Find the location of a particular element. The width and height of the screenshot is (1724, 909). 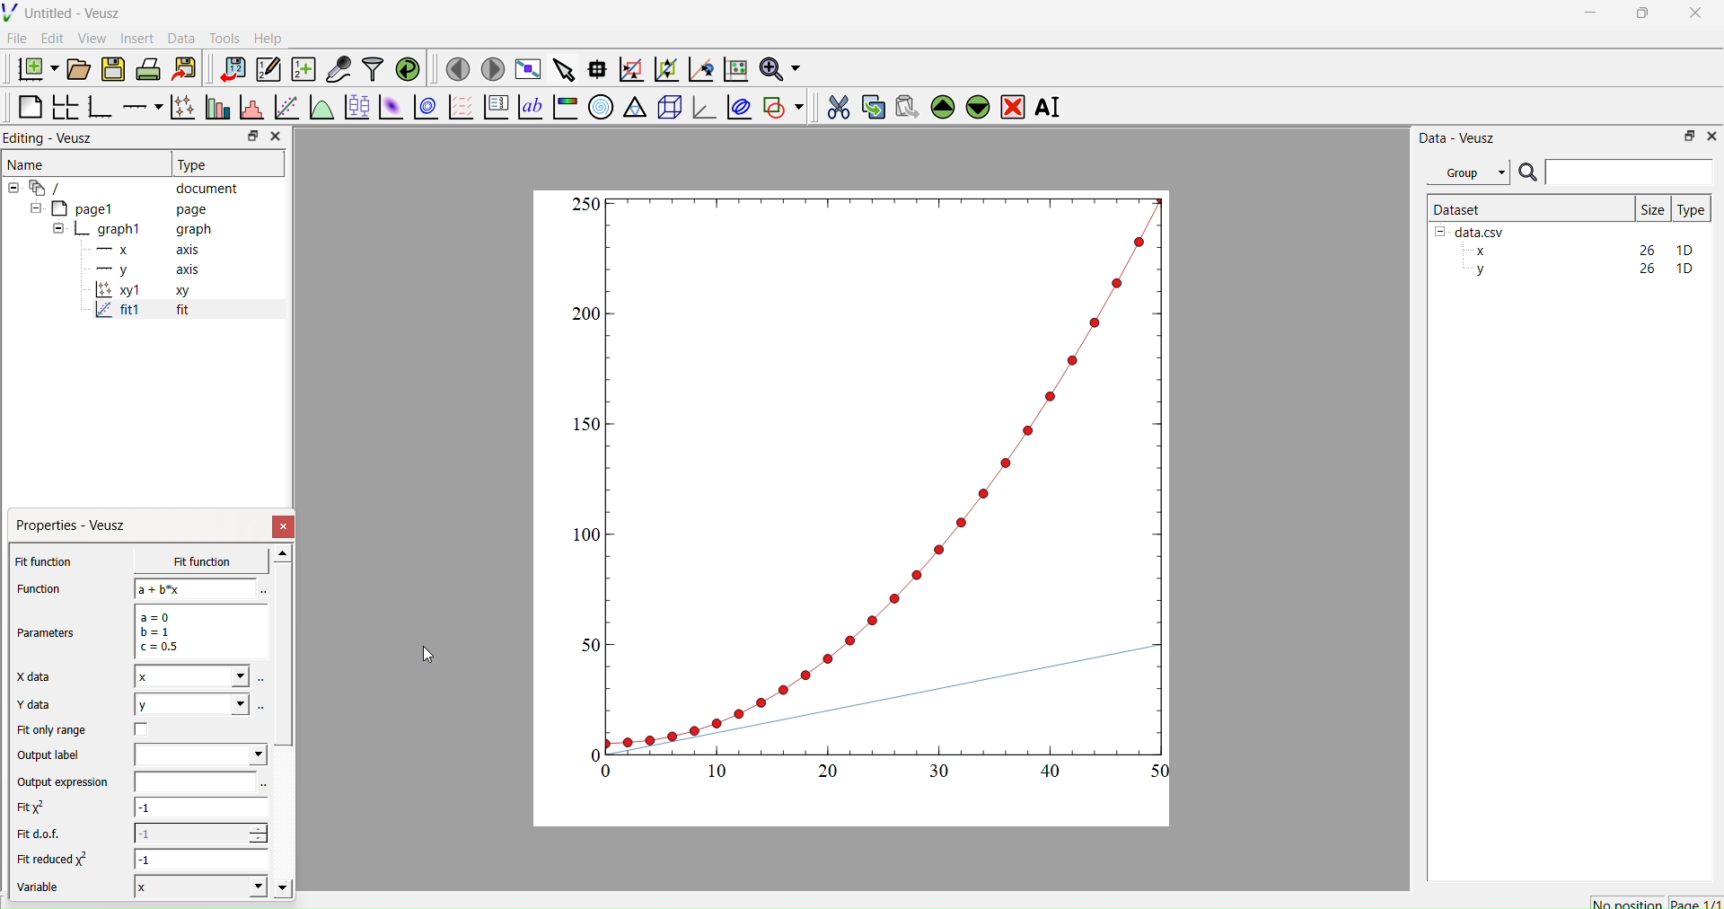

page1 page is located at coordinates (119, 207).